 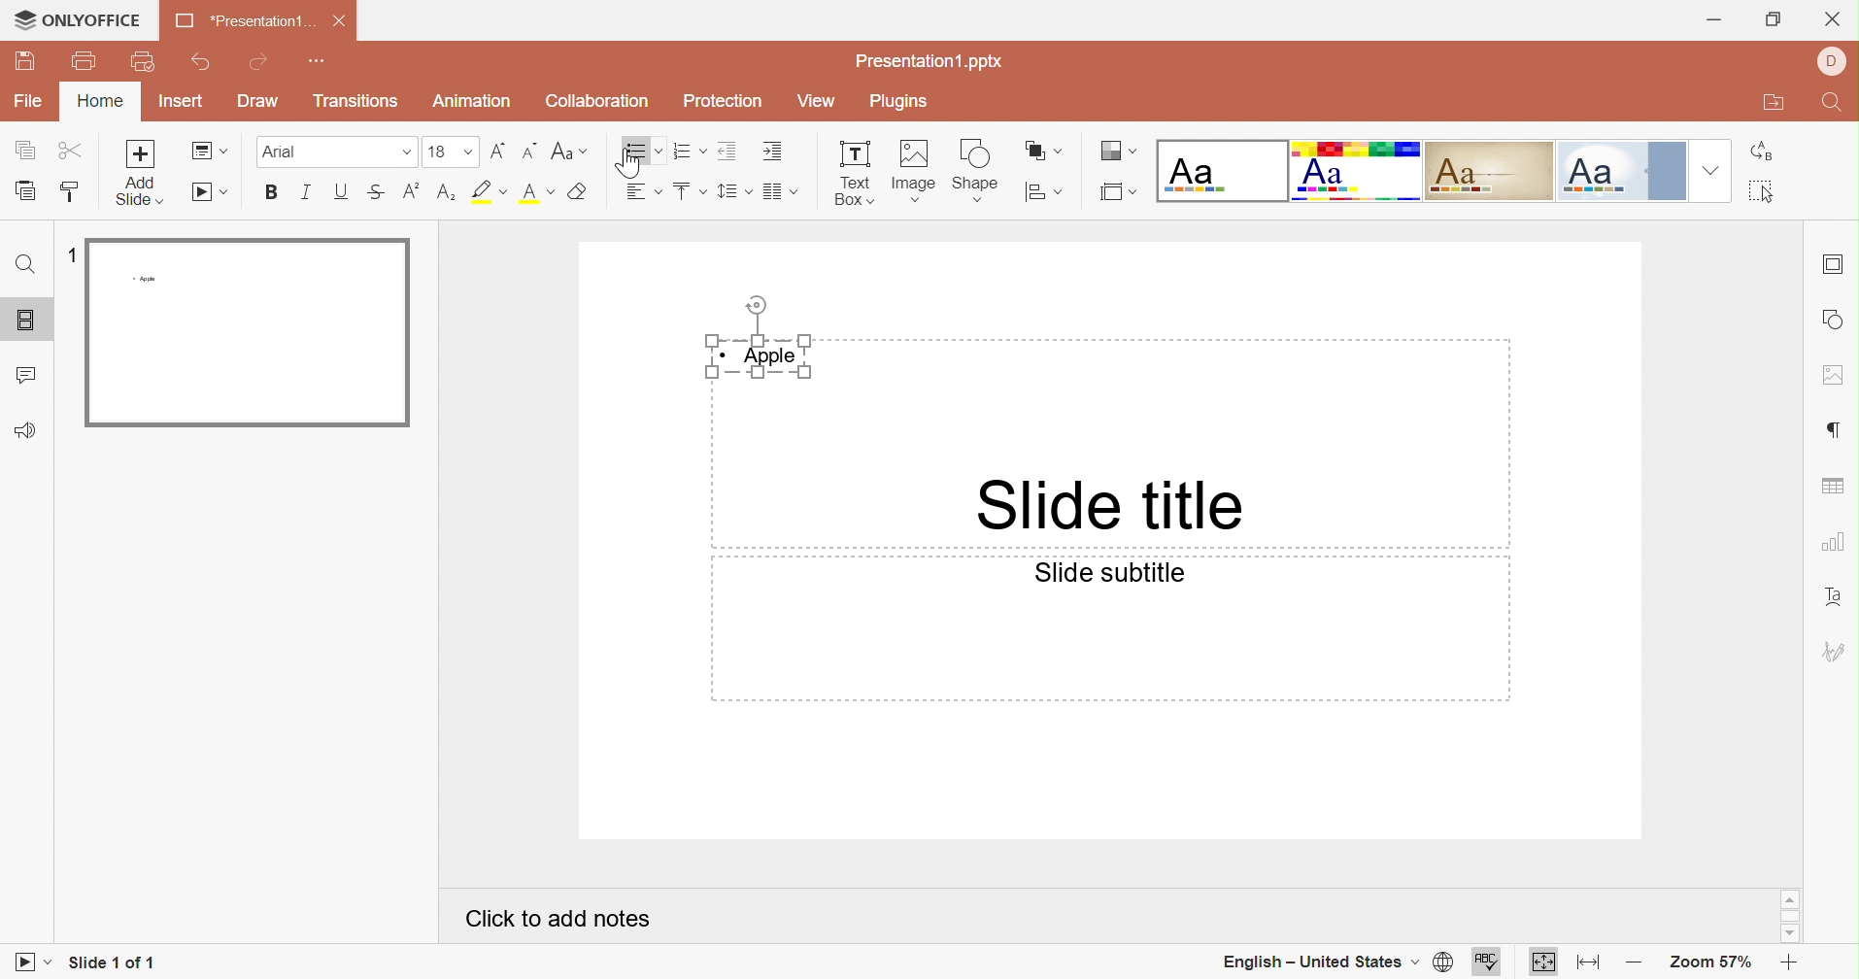 What do you see at coordinates (210, 193) in the screenshot?
I see `Start slideshow` at bounding box center [210, 193].